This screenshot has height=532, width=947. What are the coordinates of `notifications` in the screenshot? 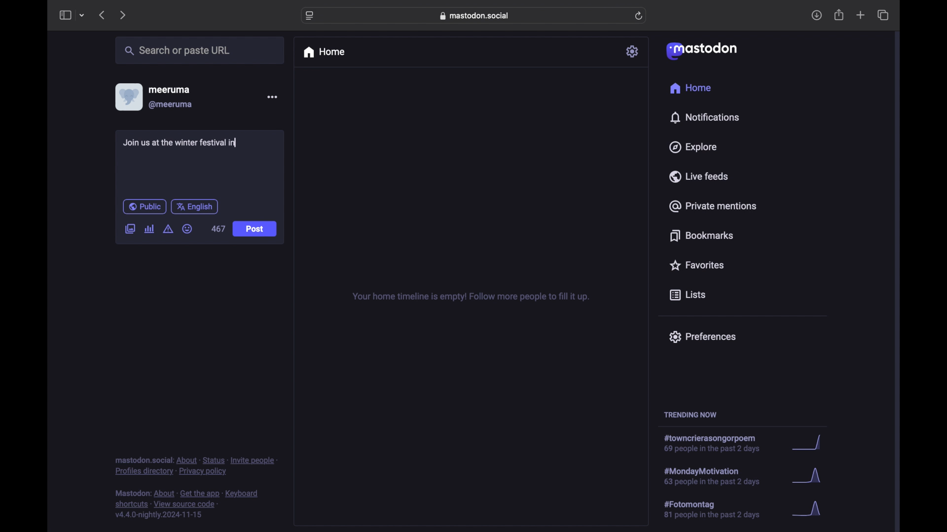 It's located at (704, 117).